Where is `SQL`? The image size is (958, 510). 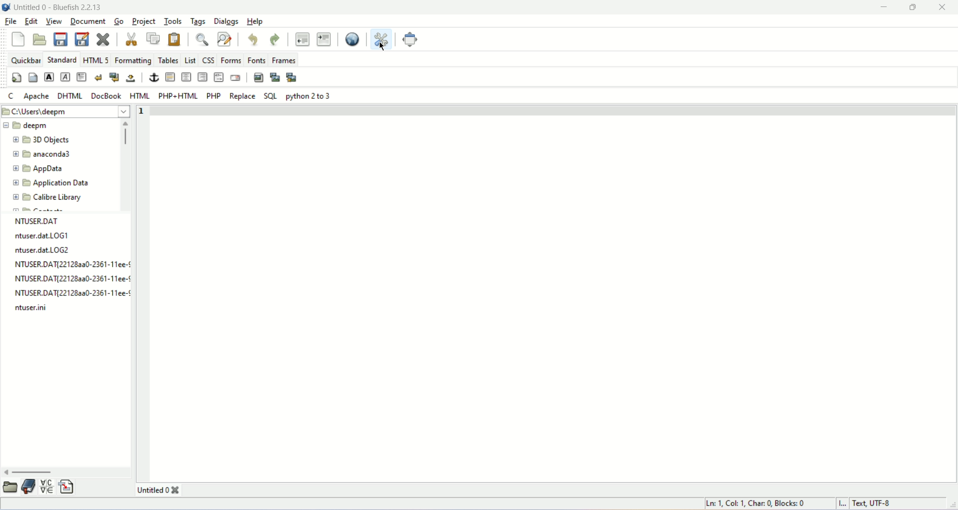 SQL is located at coordinates (270, 96).